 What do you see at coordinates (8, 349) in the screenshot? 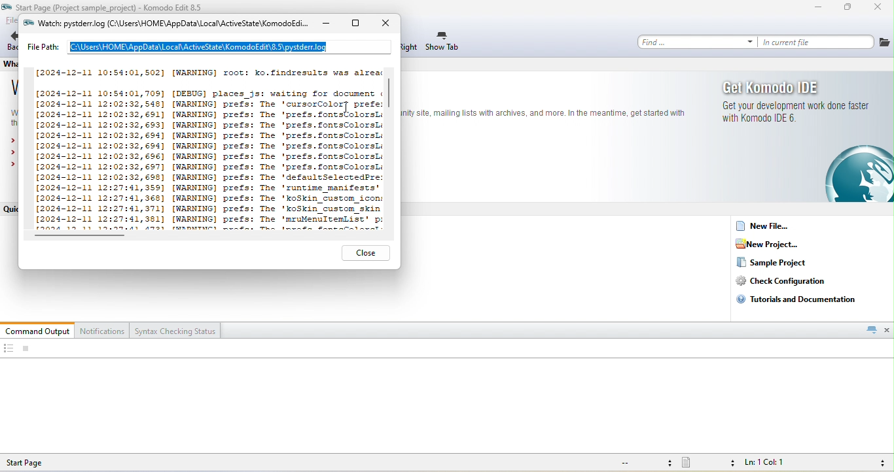
I see `toggle view` at bounding box center [8, 349].